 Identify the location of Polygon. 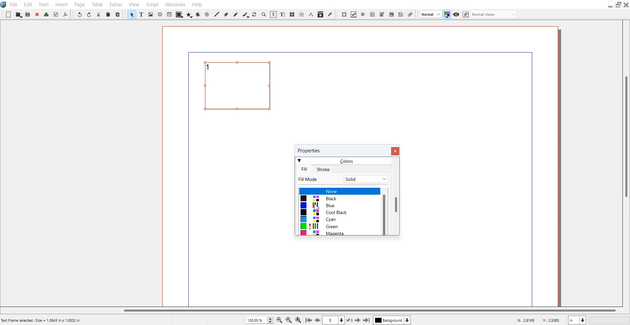
(189, 14).